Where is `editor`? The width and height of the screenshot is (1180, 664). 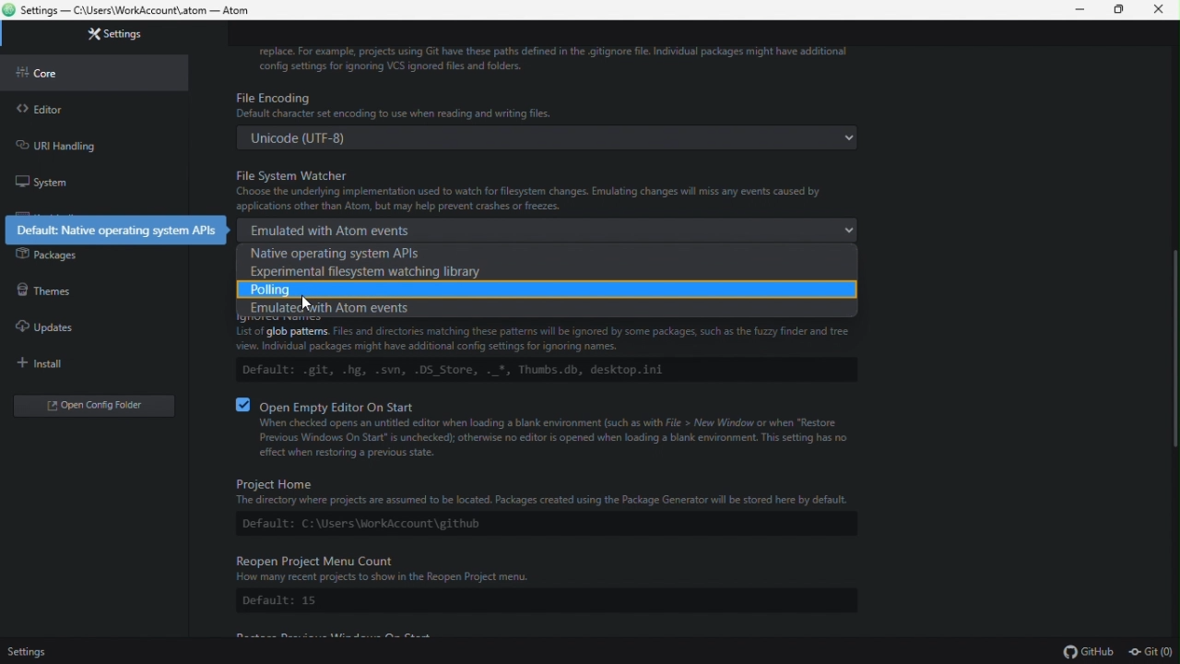
editor is located at coordinates (79, 113).